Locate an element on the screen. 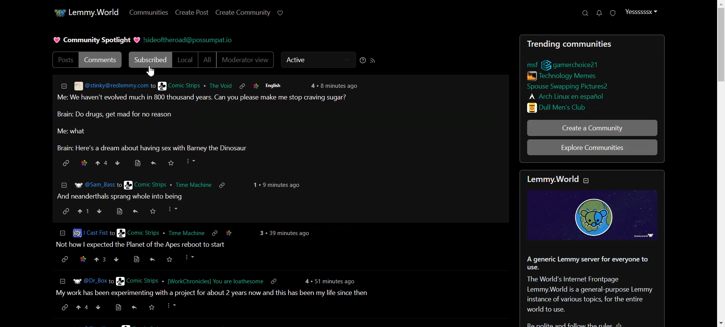 The image size is (725, 327). All is located at coordinates (207, 60).